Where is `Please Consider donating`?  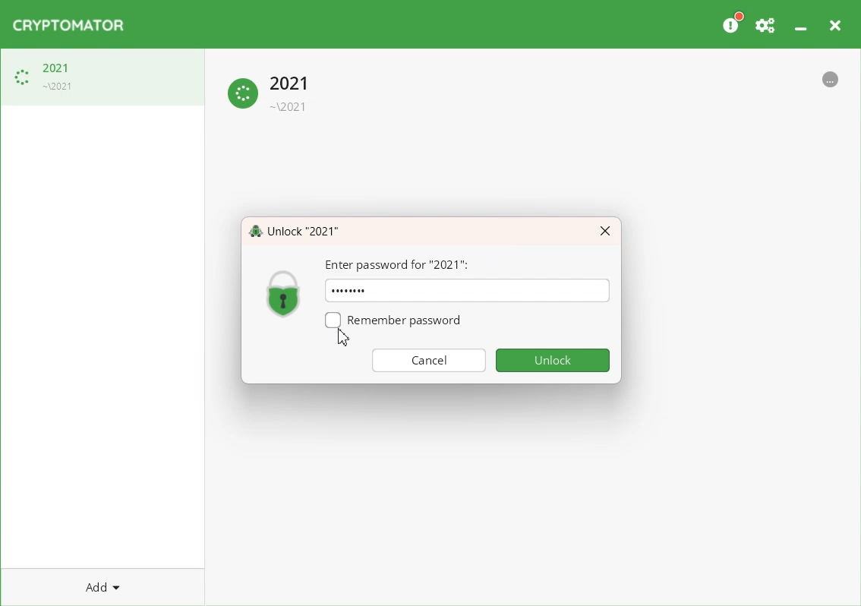 Please Consider donating is located at coordinates (732, 23).